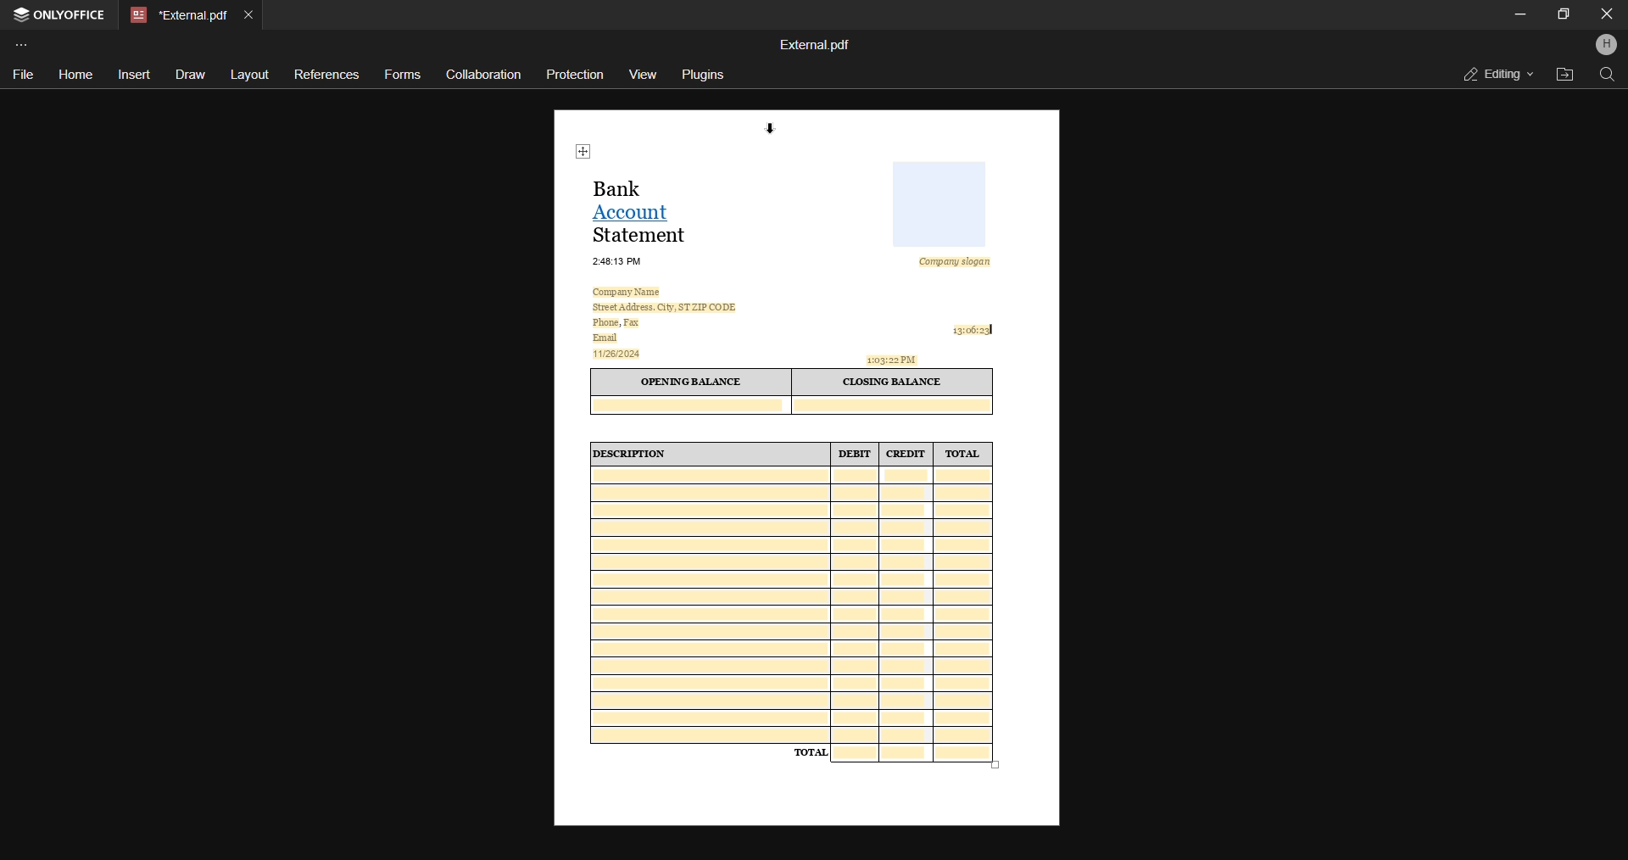 The height and width of the screenshot is (860, 1628). What do you see at coordinates (1607, 14) in the screenshot?
I see `close` at bounding box center [1607, 14].